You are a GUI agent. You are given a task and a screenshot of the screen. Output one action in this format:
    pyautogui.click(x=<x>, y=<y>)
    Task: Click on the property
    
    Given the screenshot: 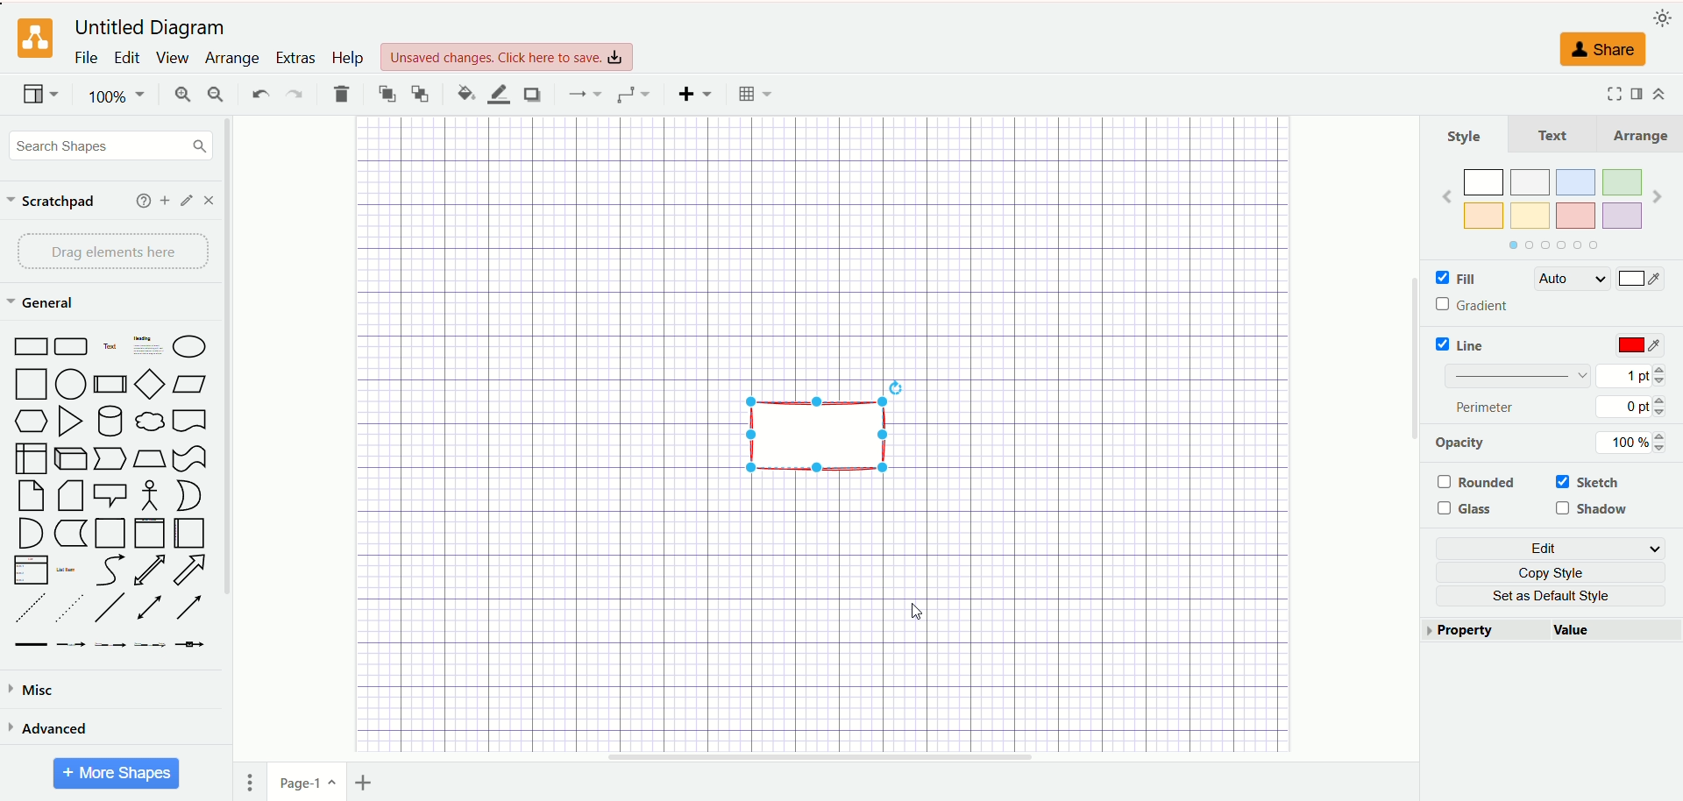 What is the action you would take?
    pyautogui.click(x=1488, y=632)
    